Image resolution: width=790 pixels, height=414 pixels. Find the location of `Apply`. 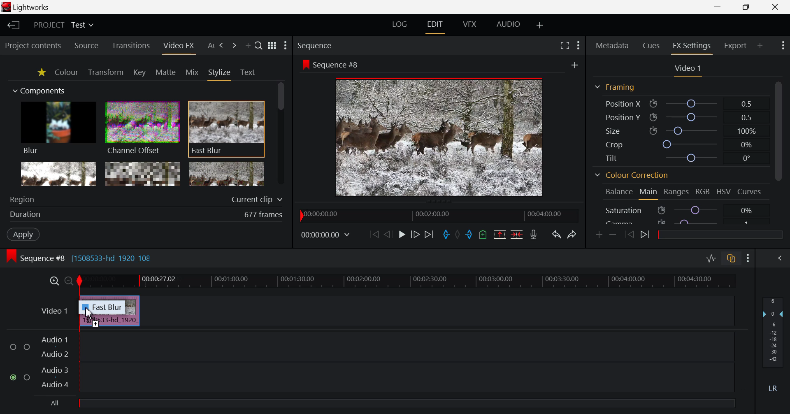

Apply is located at coordinates (24, 233).